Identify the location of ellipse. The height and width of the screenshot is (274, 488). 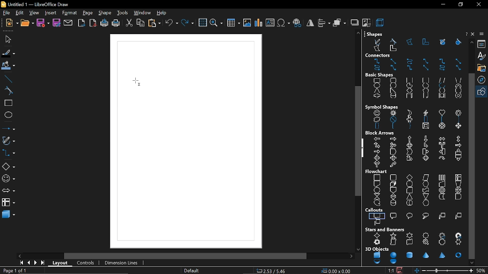
(8, 115).